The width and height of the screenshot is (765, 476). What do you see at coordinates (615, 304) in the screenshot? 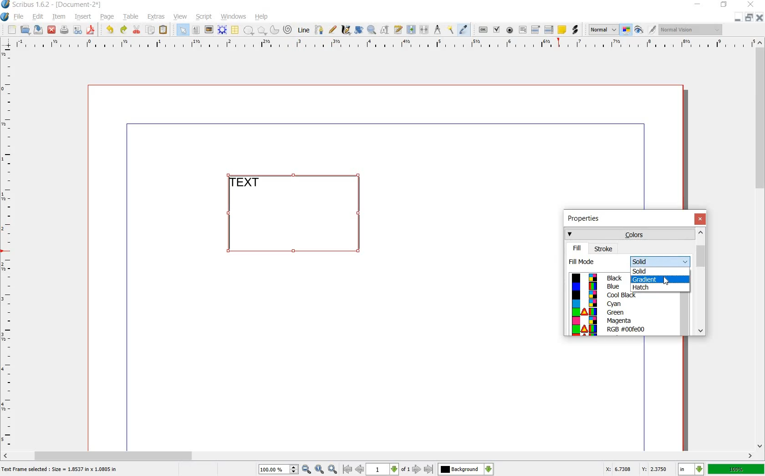
I see `cyan` at bounding box center [615, 304].